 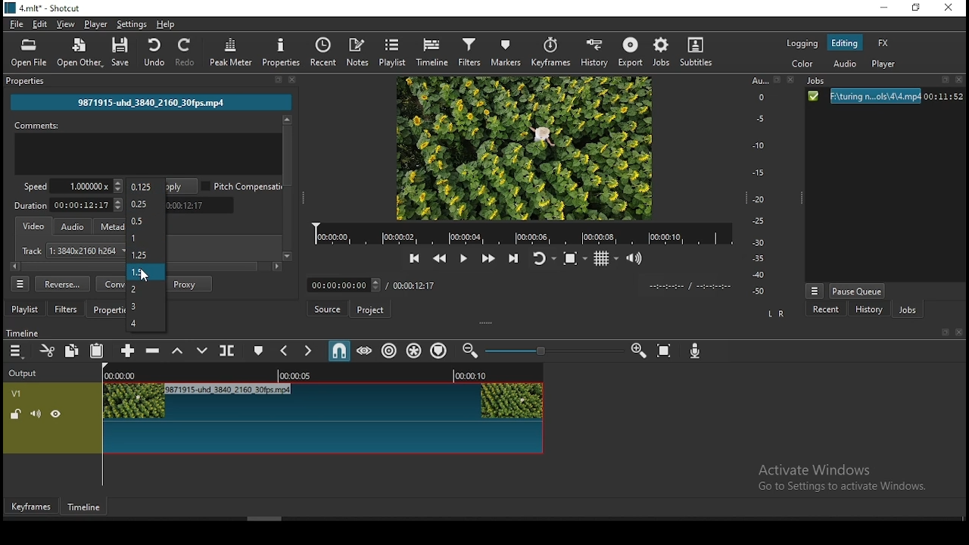 What do you see at coordinates (286, 188) in the screenshot?
I see `scroll bar` at bounding box center [286, 188].